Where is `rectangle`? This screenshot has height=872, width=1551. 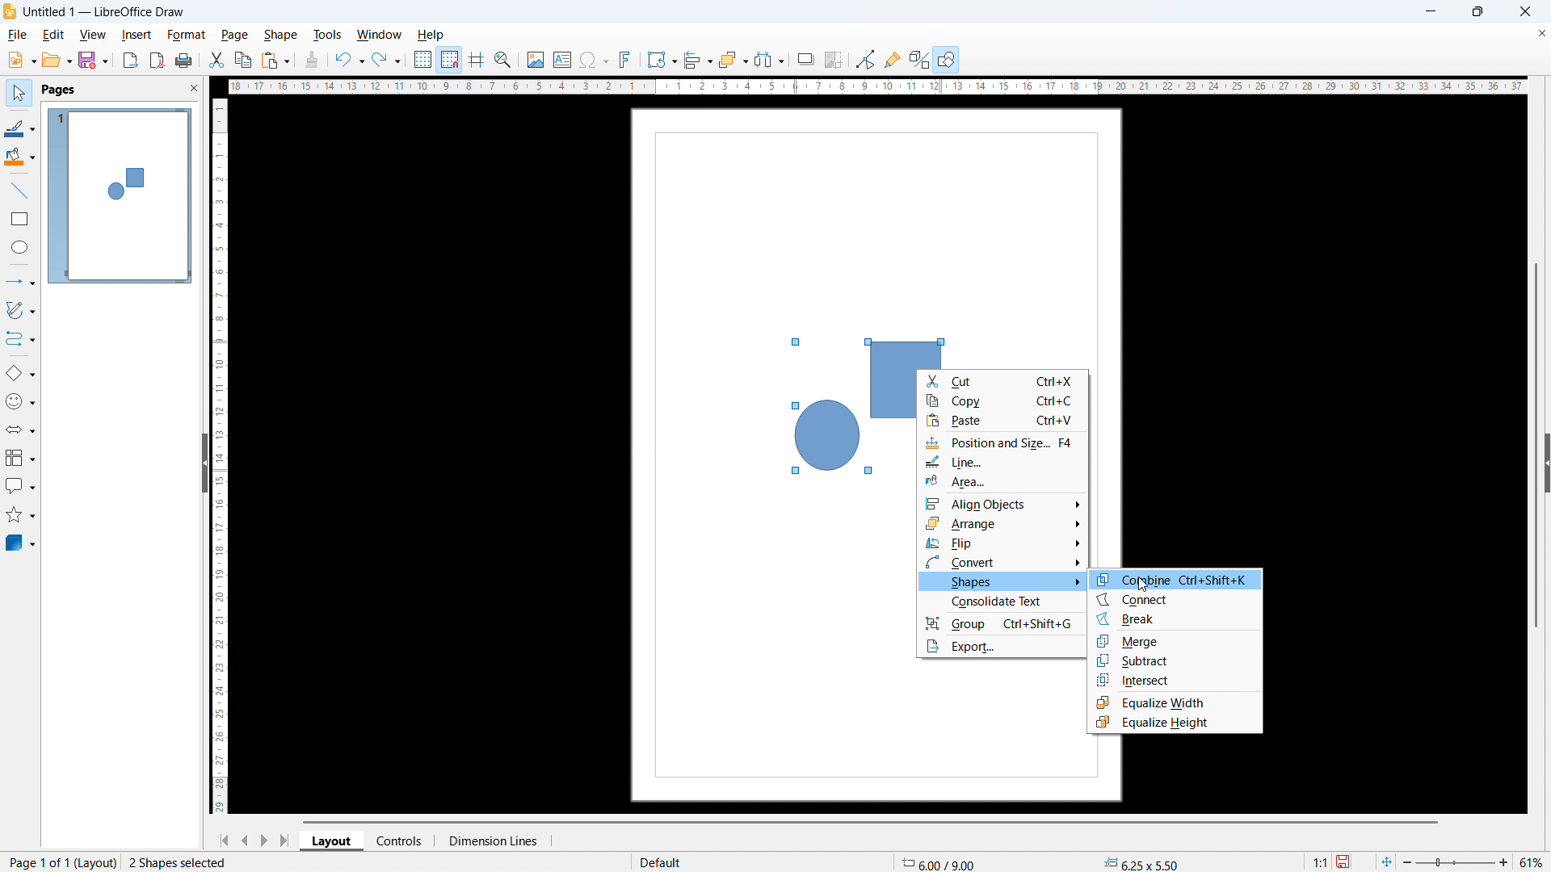 rectangle is located at coordinates (19, 218).